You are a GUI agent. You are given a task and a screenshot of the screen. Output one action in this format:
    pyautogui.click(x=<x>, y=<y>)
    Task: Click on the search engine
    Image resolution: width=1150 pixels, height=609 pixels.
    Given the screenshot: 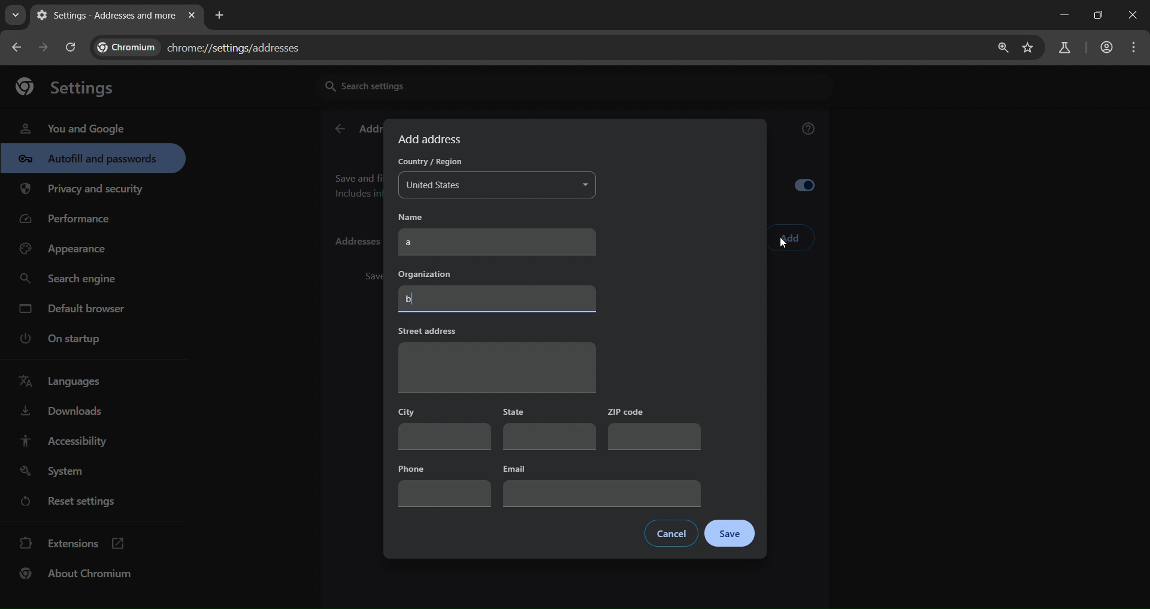 What is the action you would take?
    pyautogui.click(x=71, y=279)
    